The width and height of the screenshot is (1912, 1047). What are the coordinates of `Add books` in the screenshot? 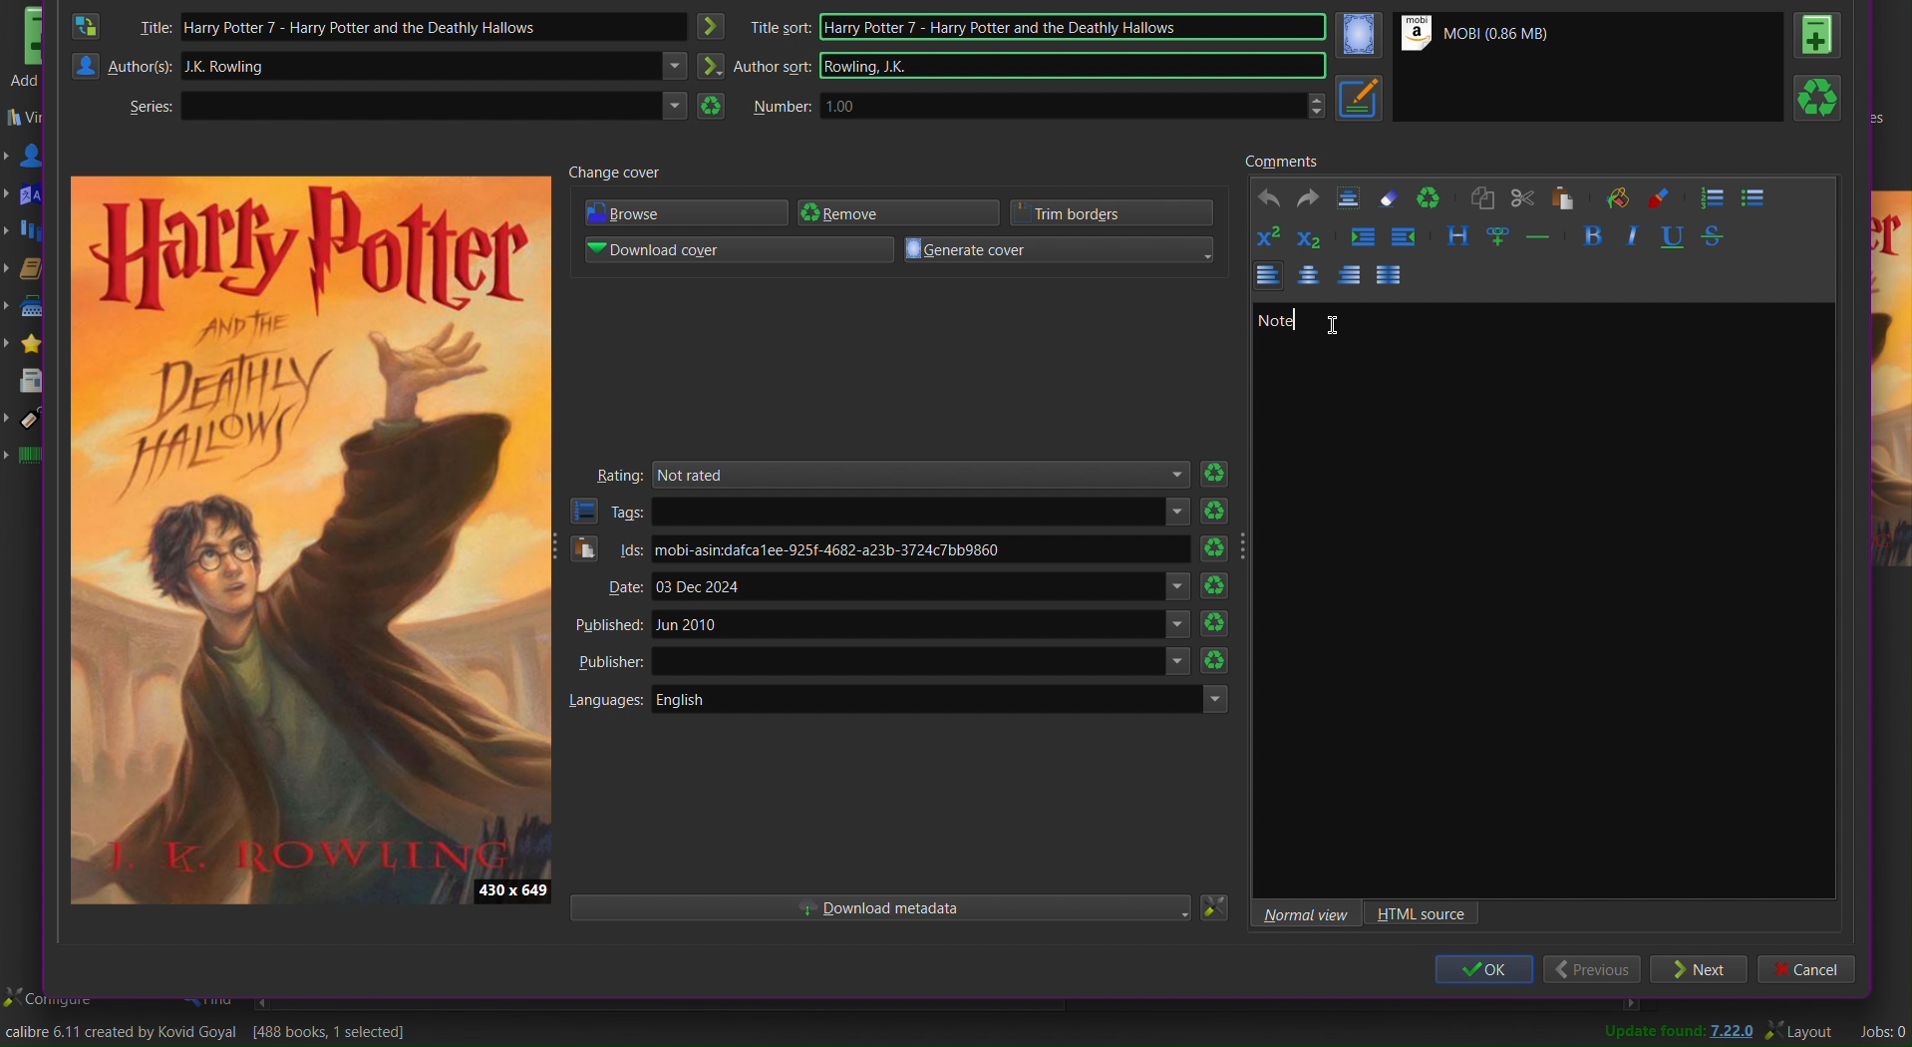 It's located at (26, 49).